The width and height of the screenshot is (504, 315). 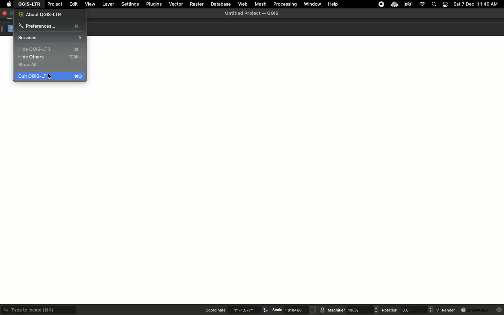 What do you see at coordinates (131, 5) in the screenshot?
I see `Settings` at bounding box center [131, 5].